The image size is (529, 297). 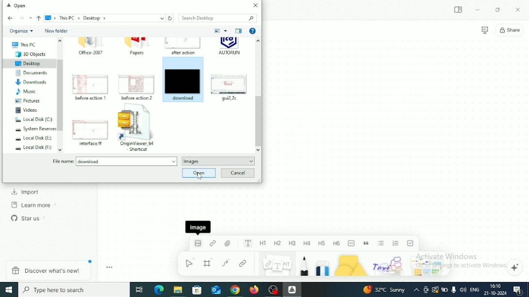 What do you see at coordinates (183, 79) in the screenshot?
I see `download` at bounding box center [183, 79].